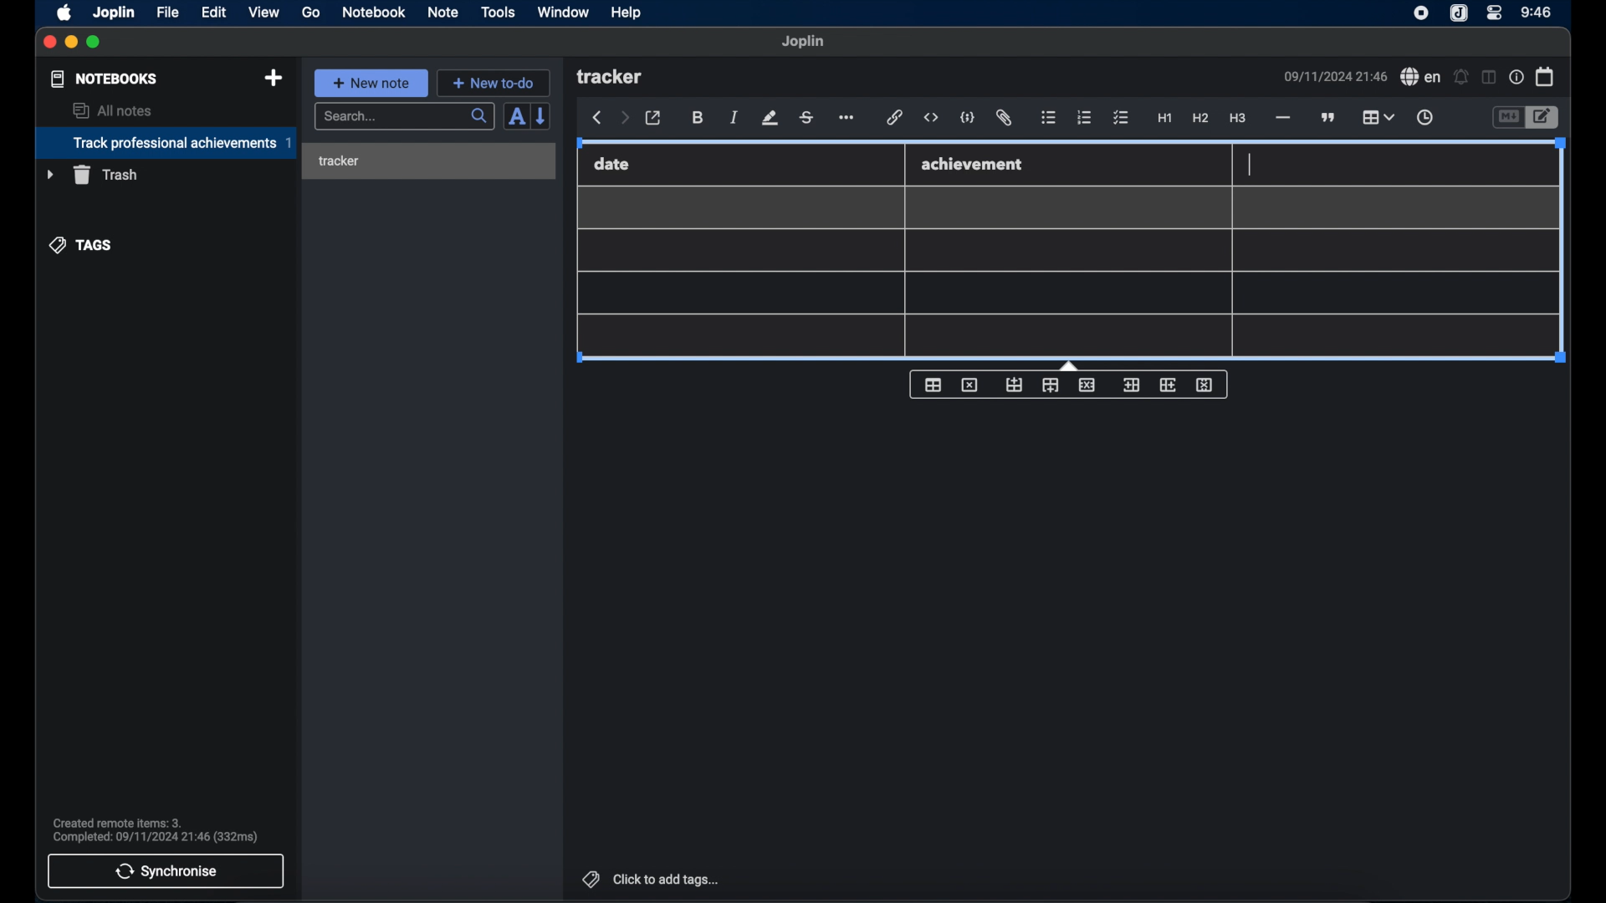 The width and height of the screenshot is (1606, 903). I want to click on bold, so click(698, 118).